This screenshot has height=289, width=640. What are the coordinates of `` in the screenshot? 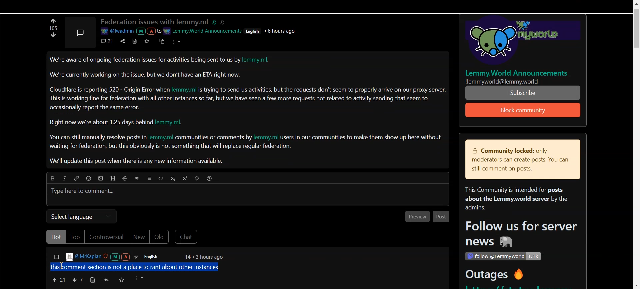 It's located at (503, 256).